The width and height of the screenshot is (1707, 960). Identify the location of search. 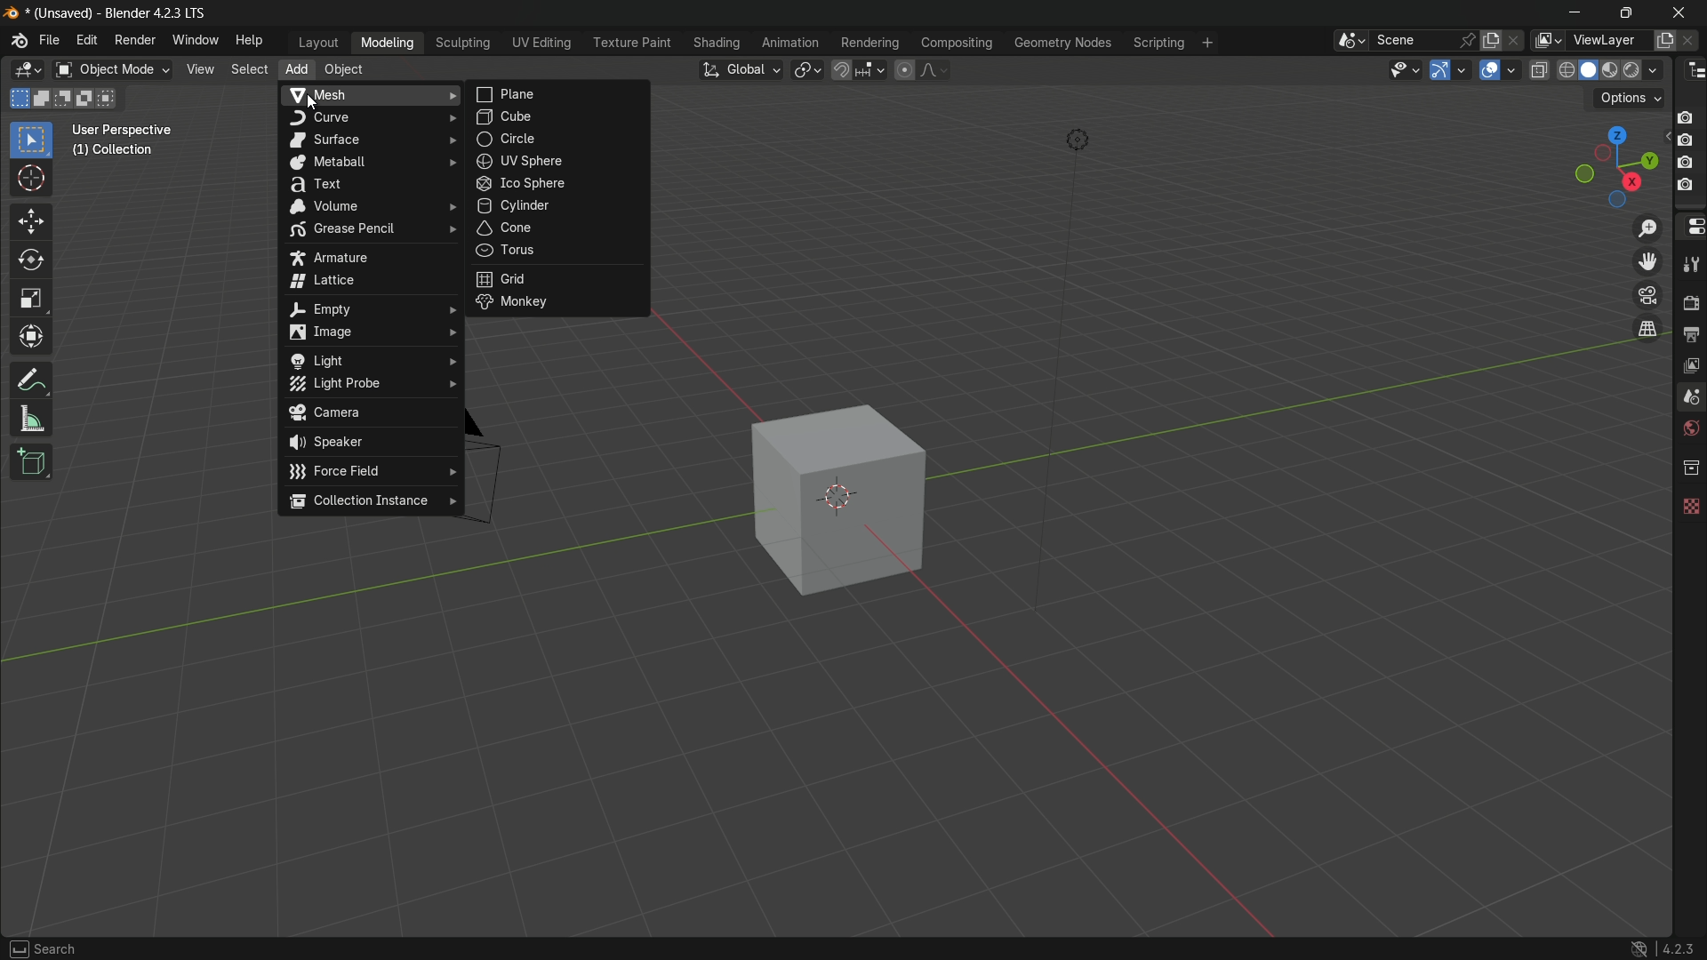
(44, 949).